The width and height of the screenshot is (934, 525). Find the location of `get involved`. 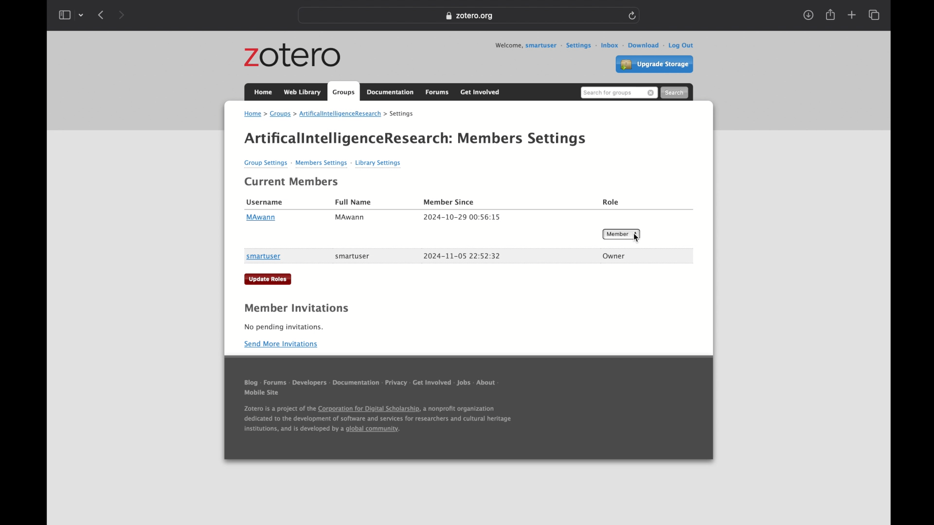

get involved is located at coordinates (432, 385).